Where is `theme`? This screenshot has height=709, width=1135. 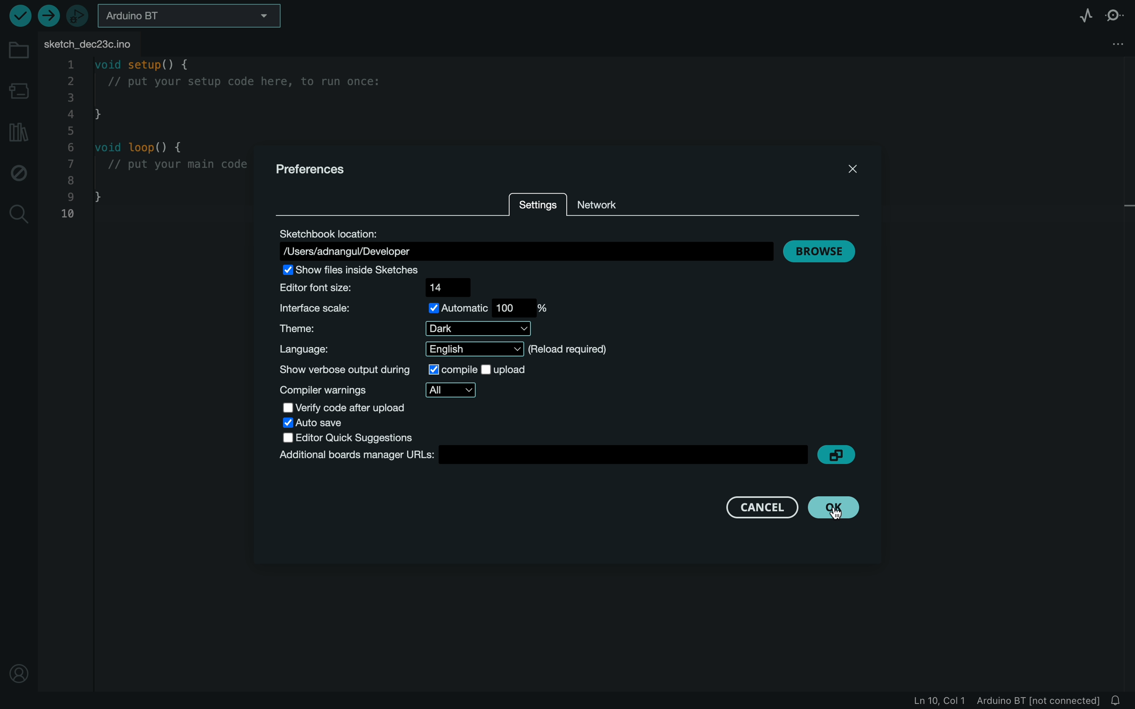
theme is located at coordinates (407, 330).